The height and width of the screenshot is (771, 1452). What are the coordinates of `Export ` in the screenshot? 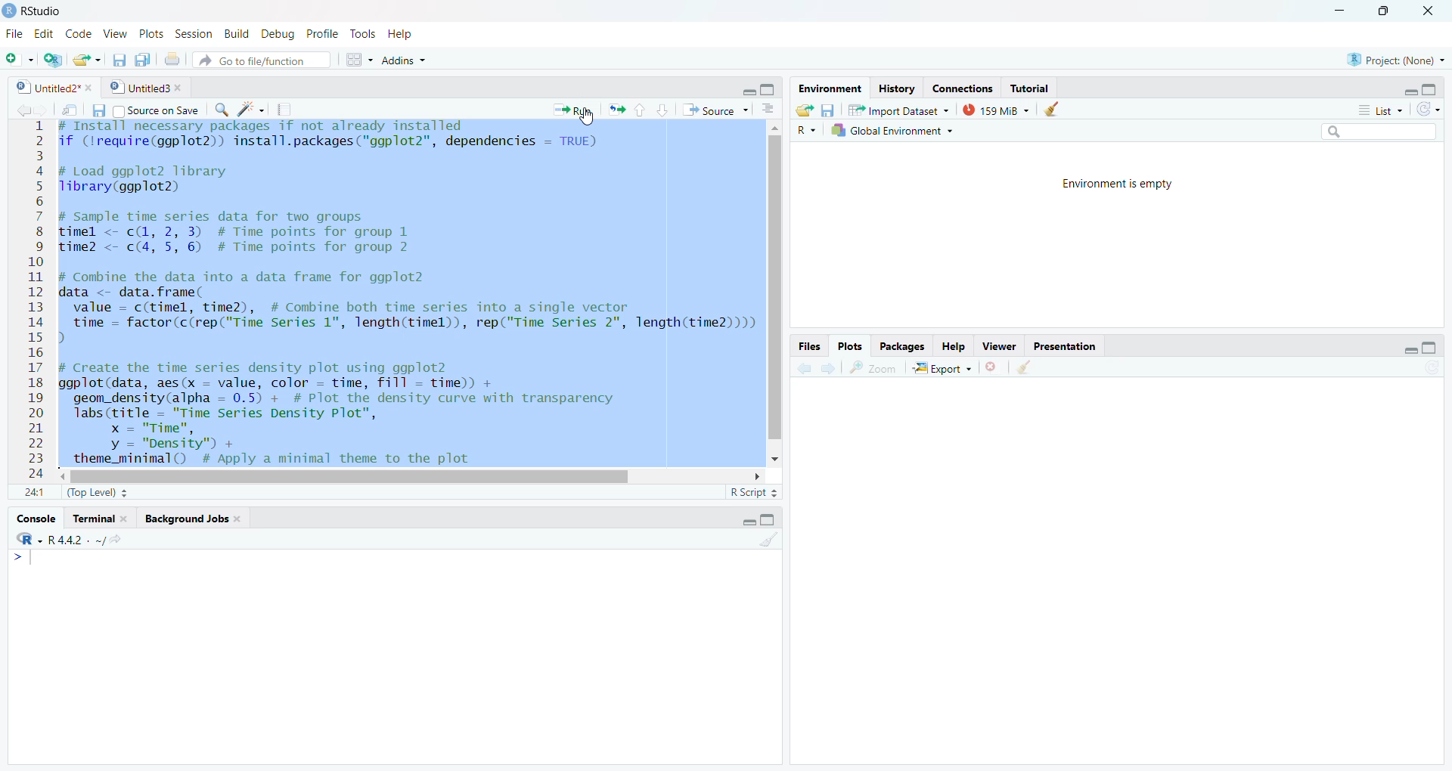 It's located at (942, 367).